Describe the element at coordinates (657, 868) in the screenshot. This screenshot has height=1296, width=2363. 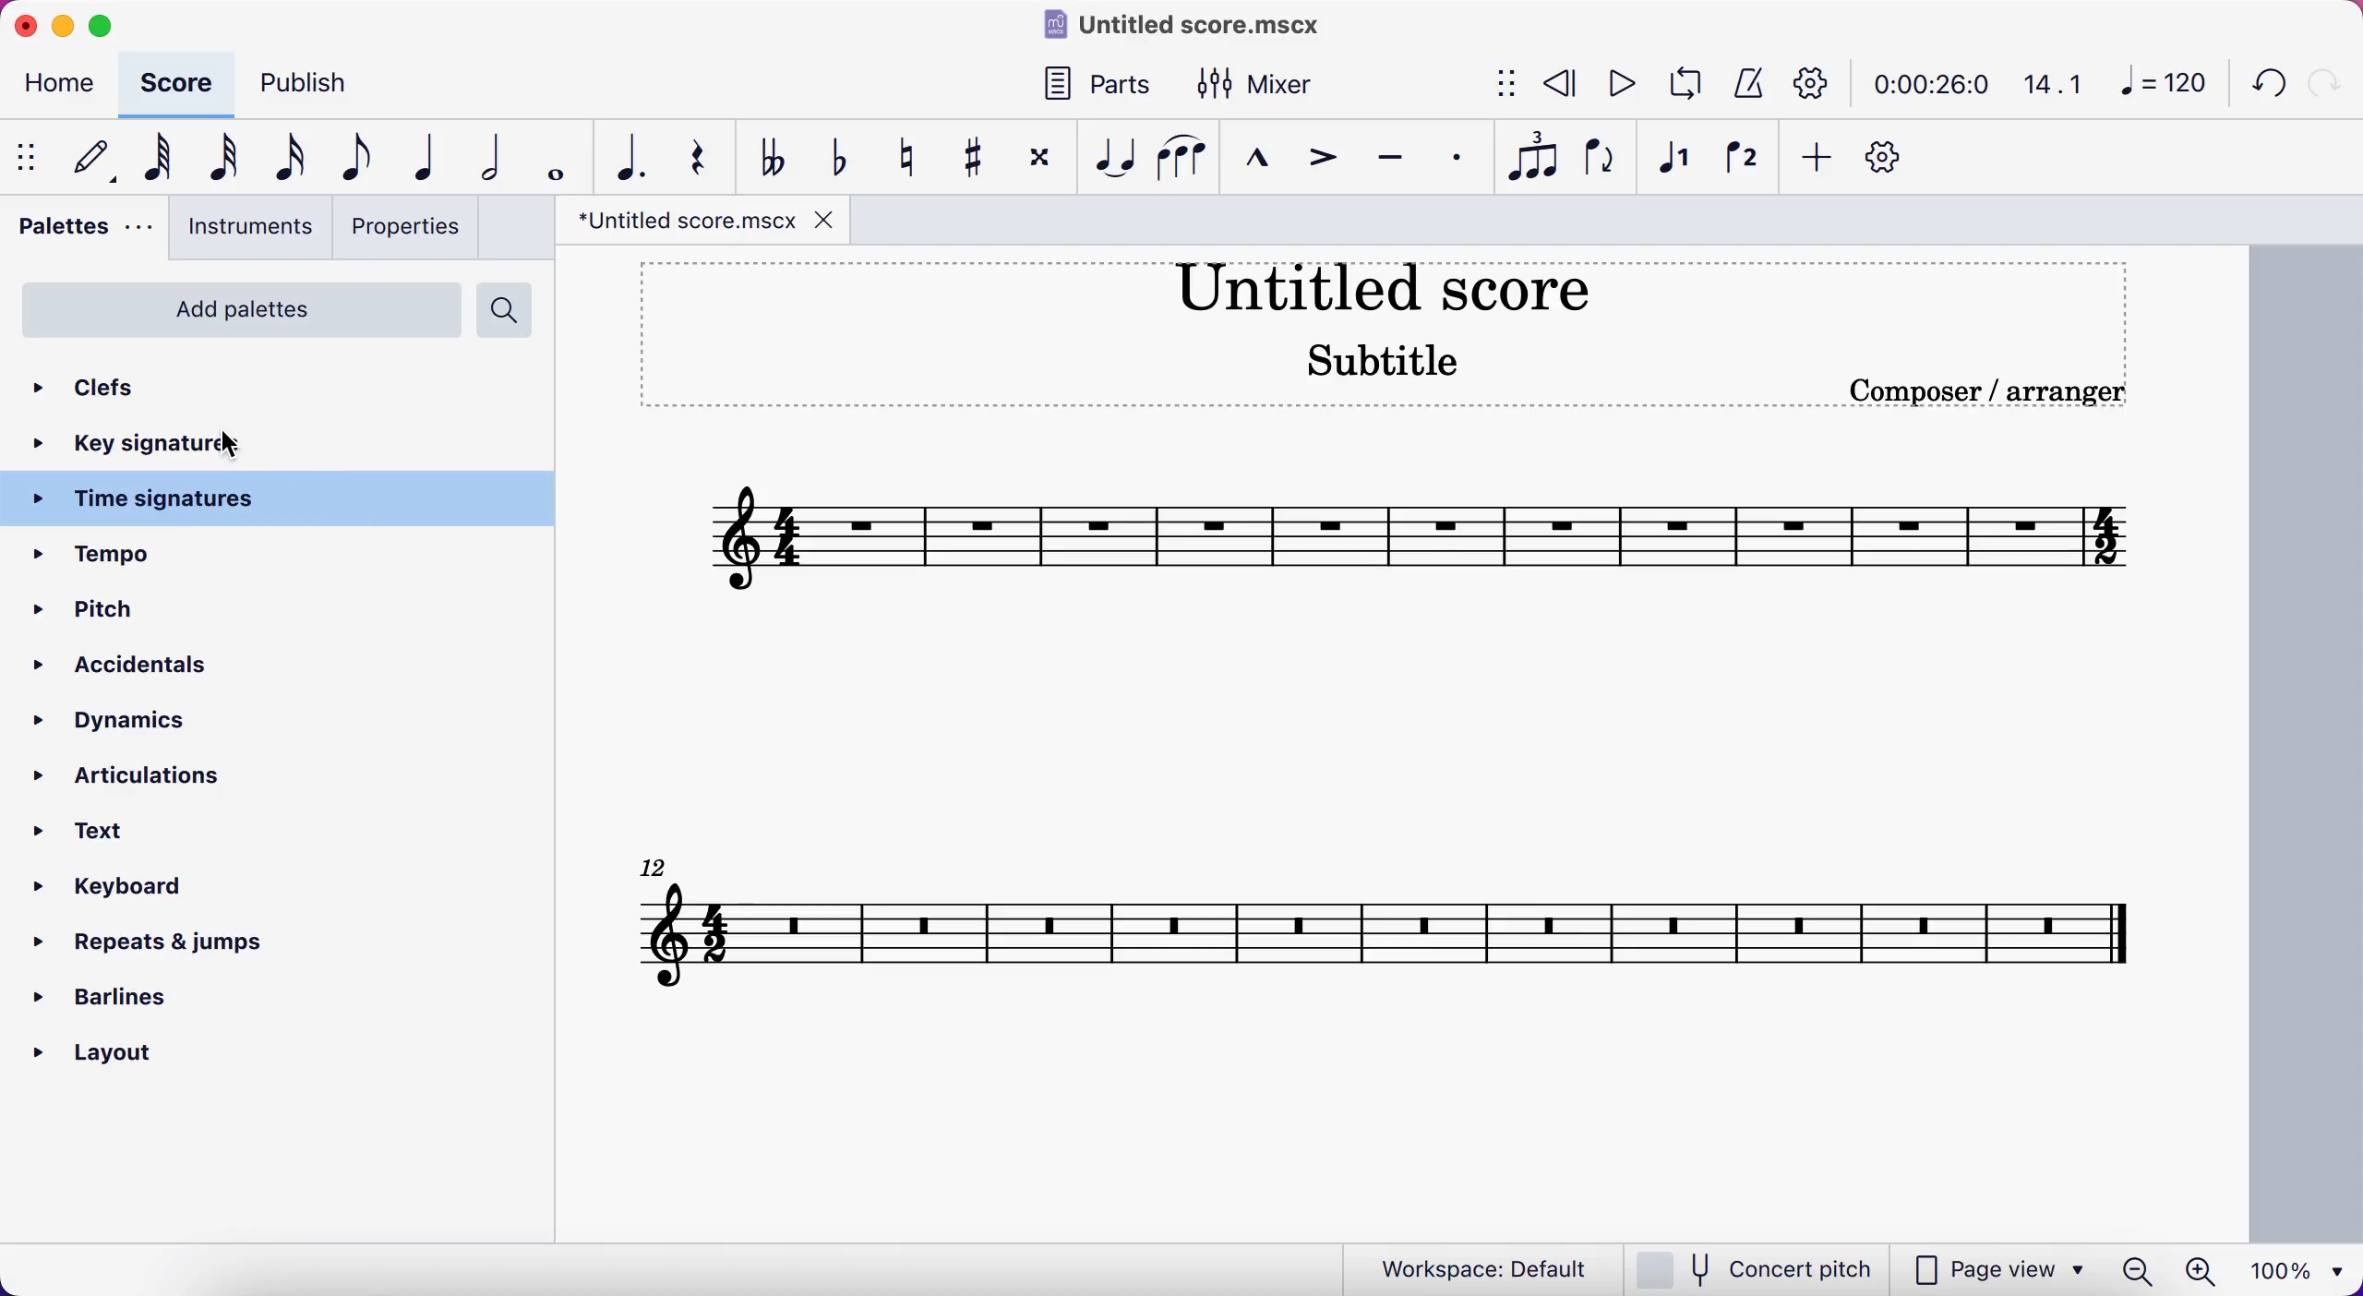
I see `` at that location.